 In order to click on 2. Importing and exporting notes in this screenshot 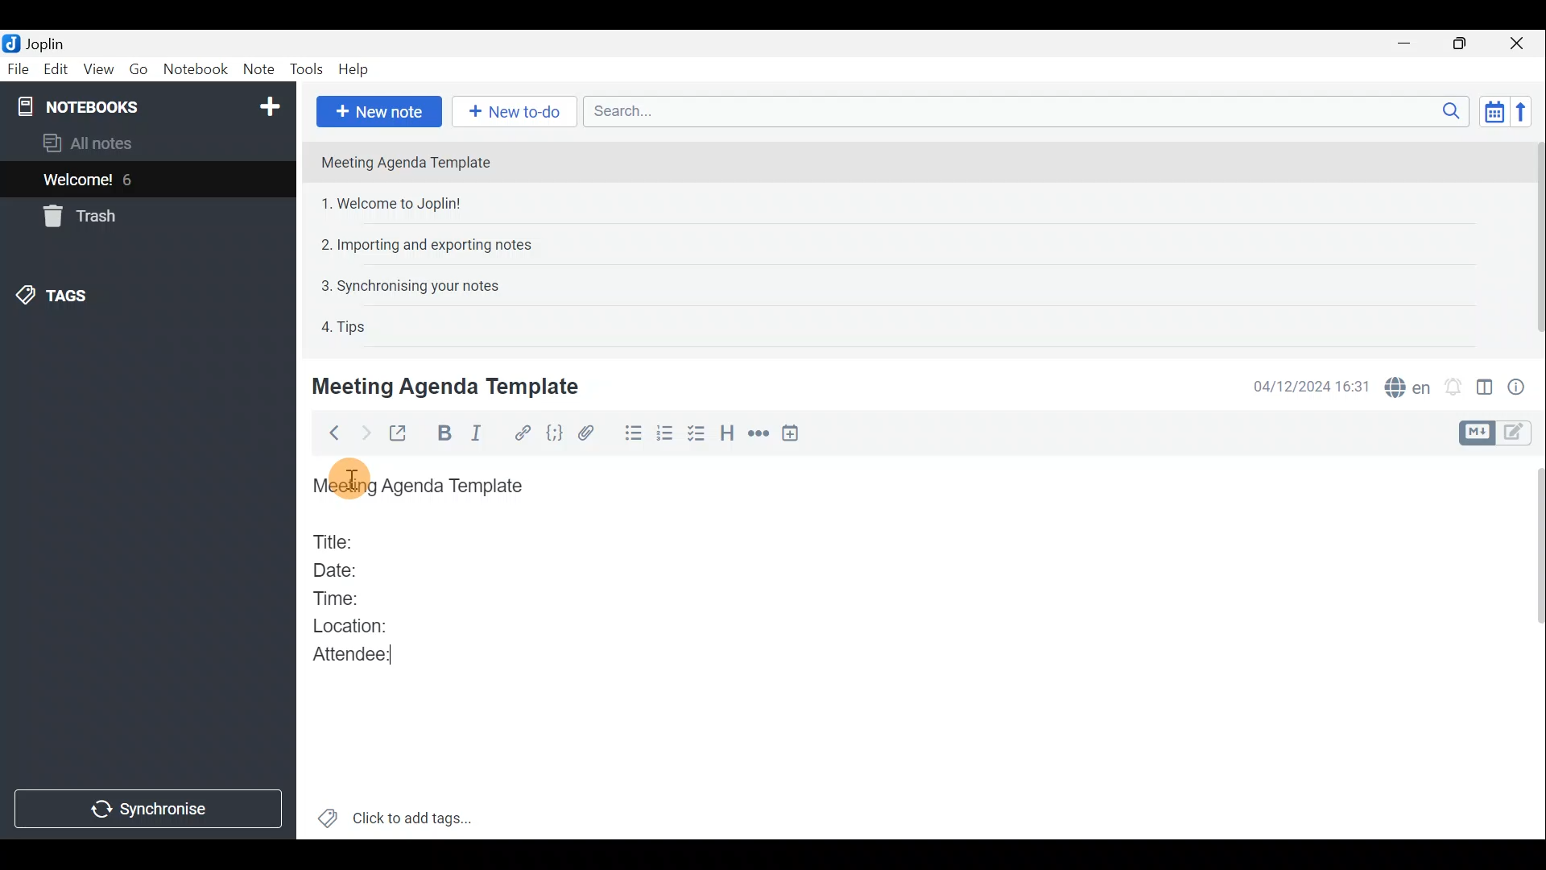, I will do `click(432, 245)`.